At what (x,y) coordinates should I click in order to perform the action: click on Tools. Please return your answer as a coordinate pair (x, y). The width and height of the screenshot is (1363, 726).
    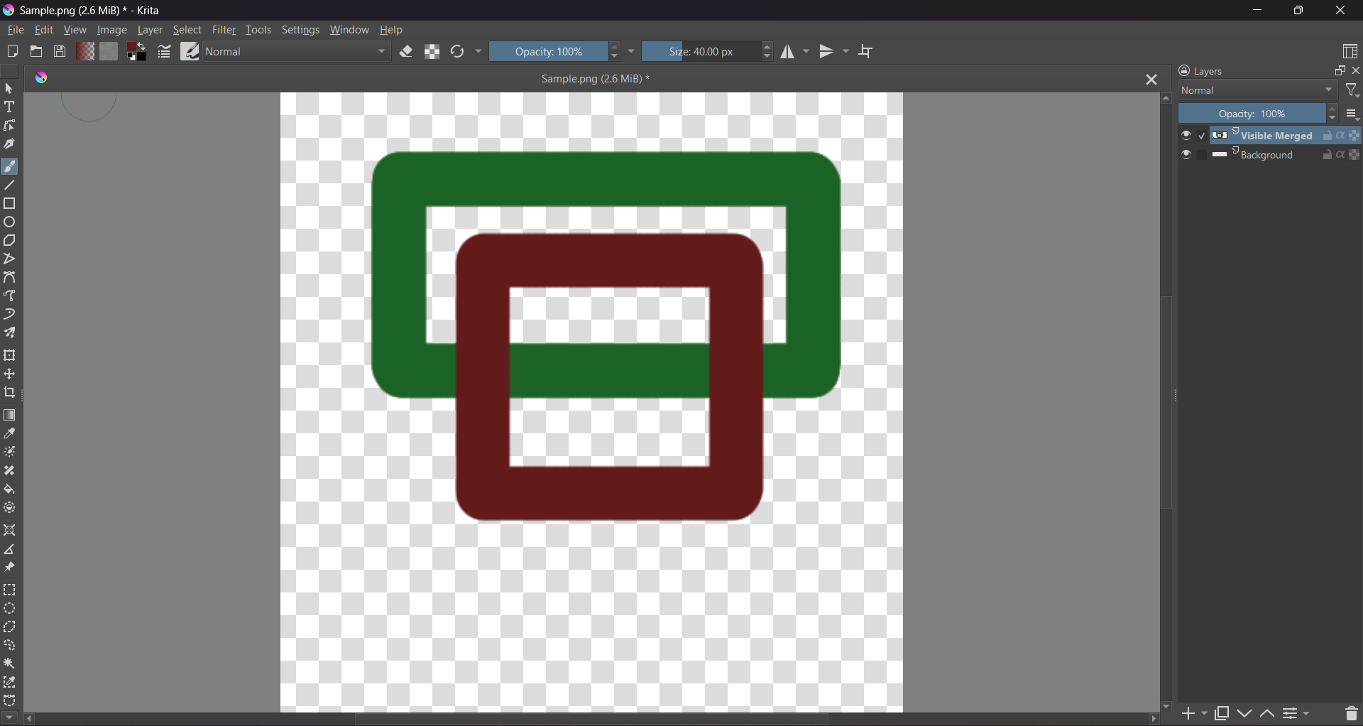
    Looking at the image, I should click on (258, 29).